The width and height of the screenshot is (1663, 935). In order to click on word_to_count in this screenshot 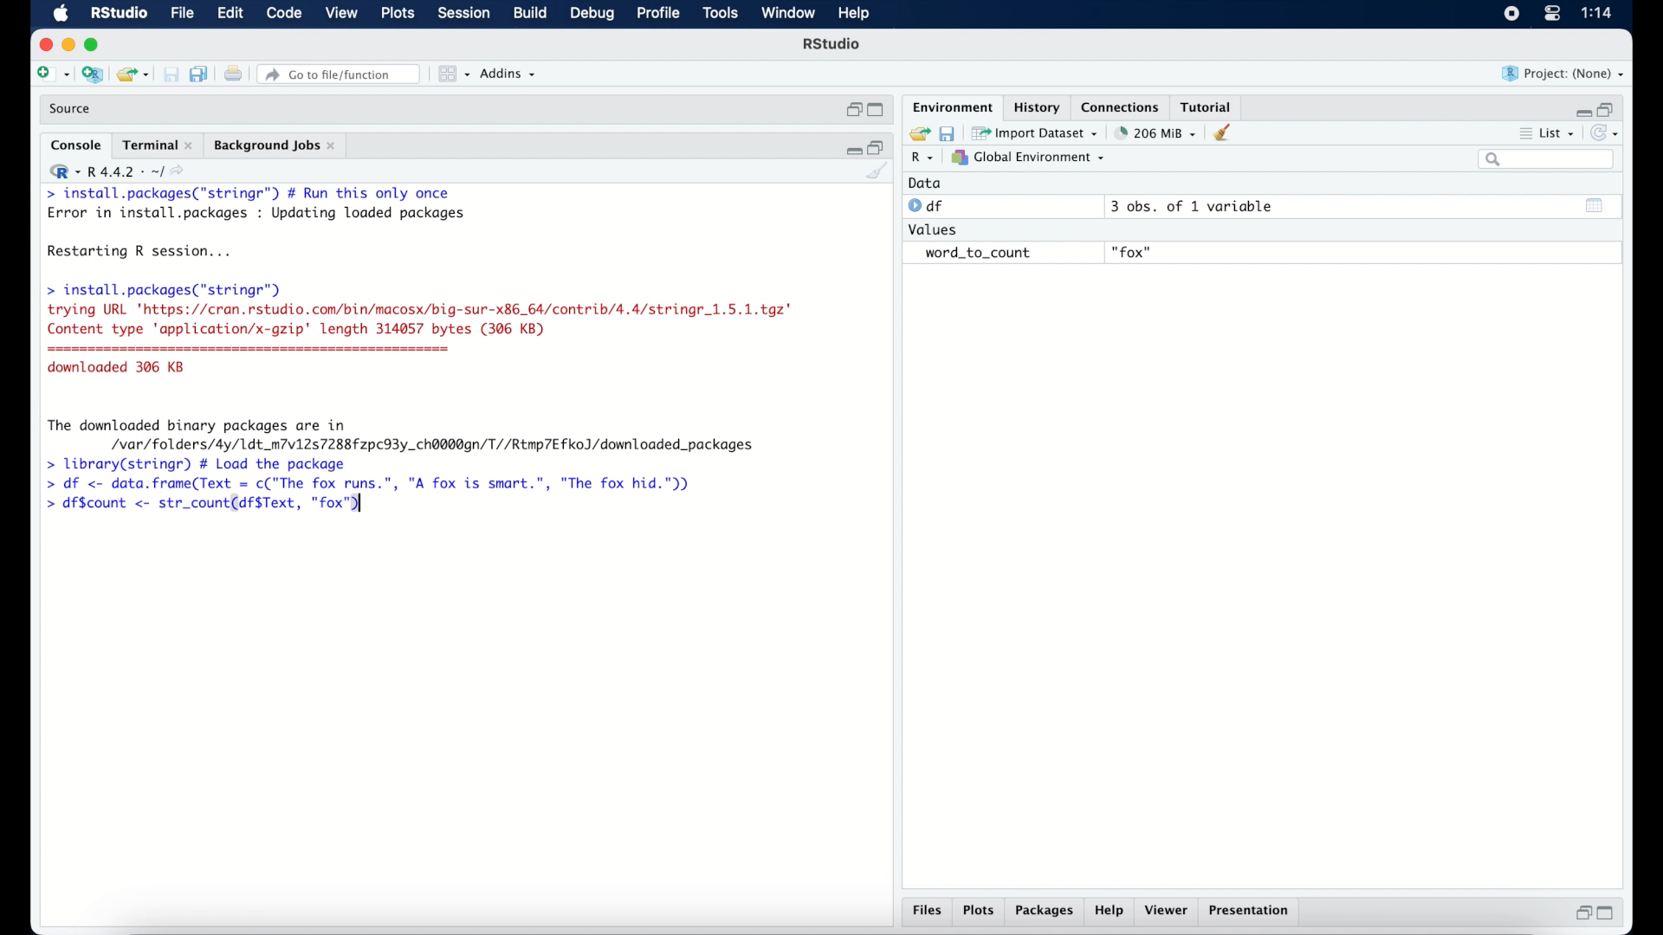, I will do `click(975, 254)`.